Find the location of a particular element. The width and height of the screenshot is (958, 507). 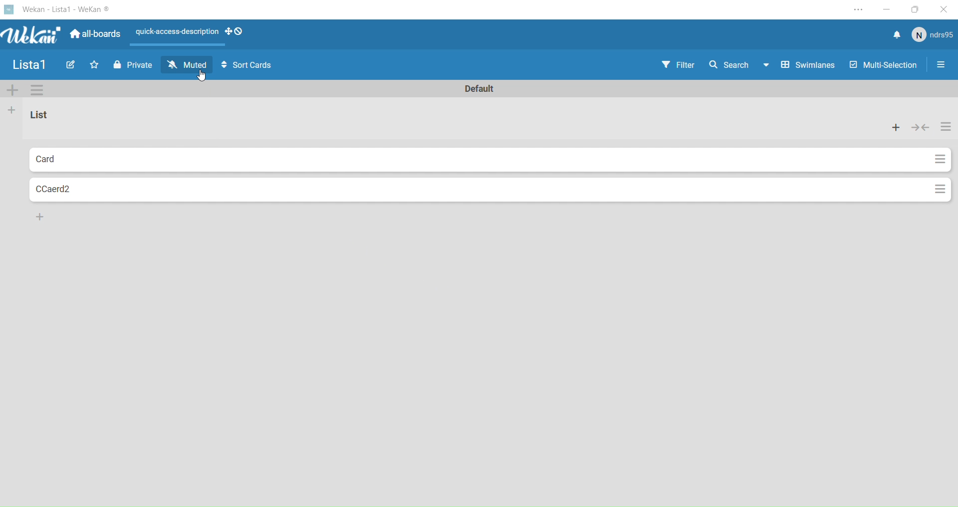

Name is located at coordinates (29, 65).